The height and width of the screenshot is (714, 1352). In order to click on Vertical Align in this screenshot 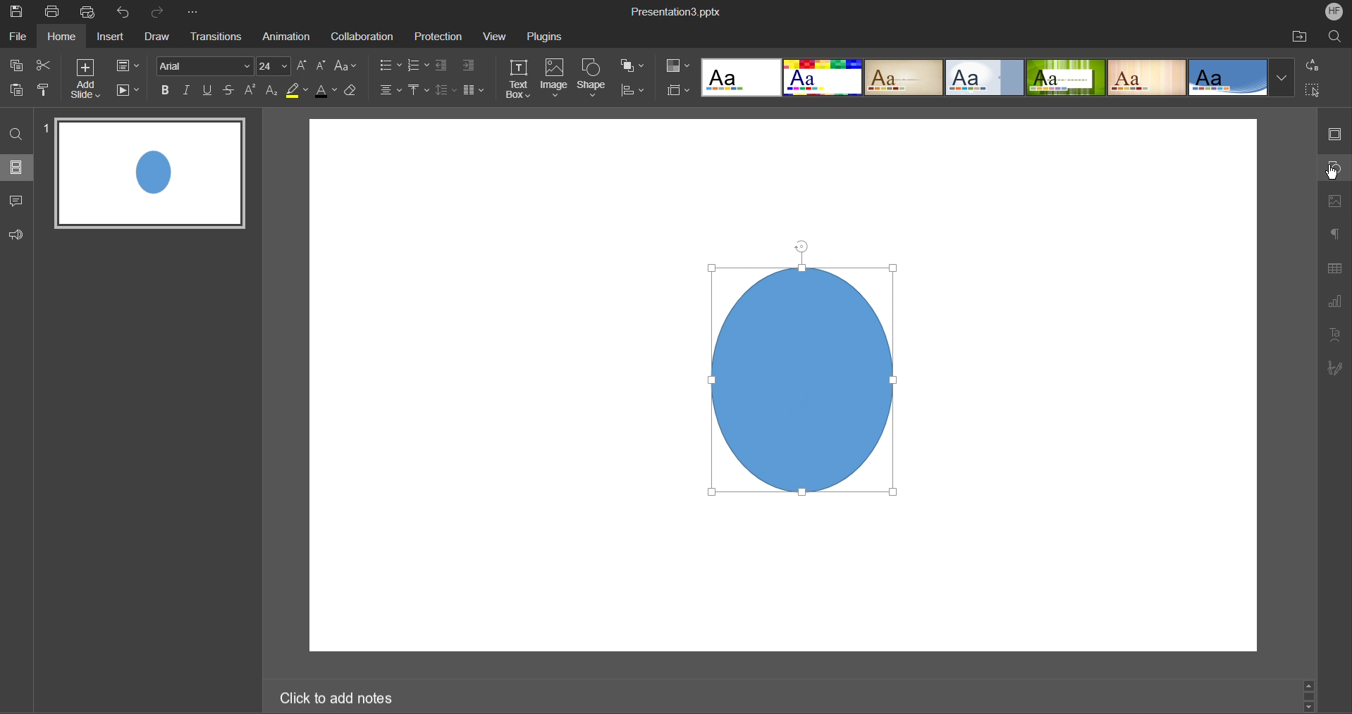, I will do `click(418, 91)`.